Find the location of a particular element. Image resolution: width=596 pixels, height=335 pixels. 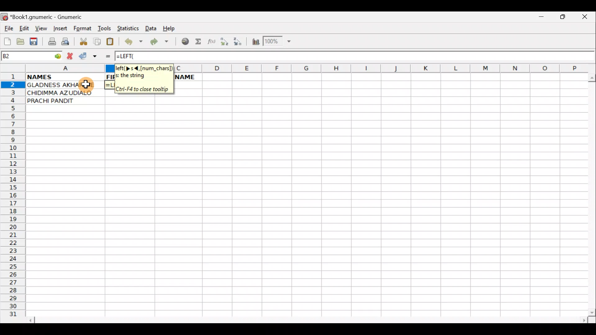

Help is located at coordinates (169, 29).